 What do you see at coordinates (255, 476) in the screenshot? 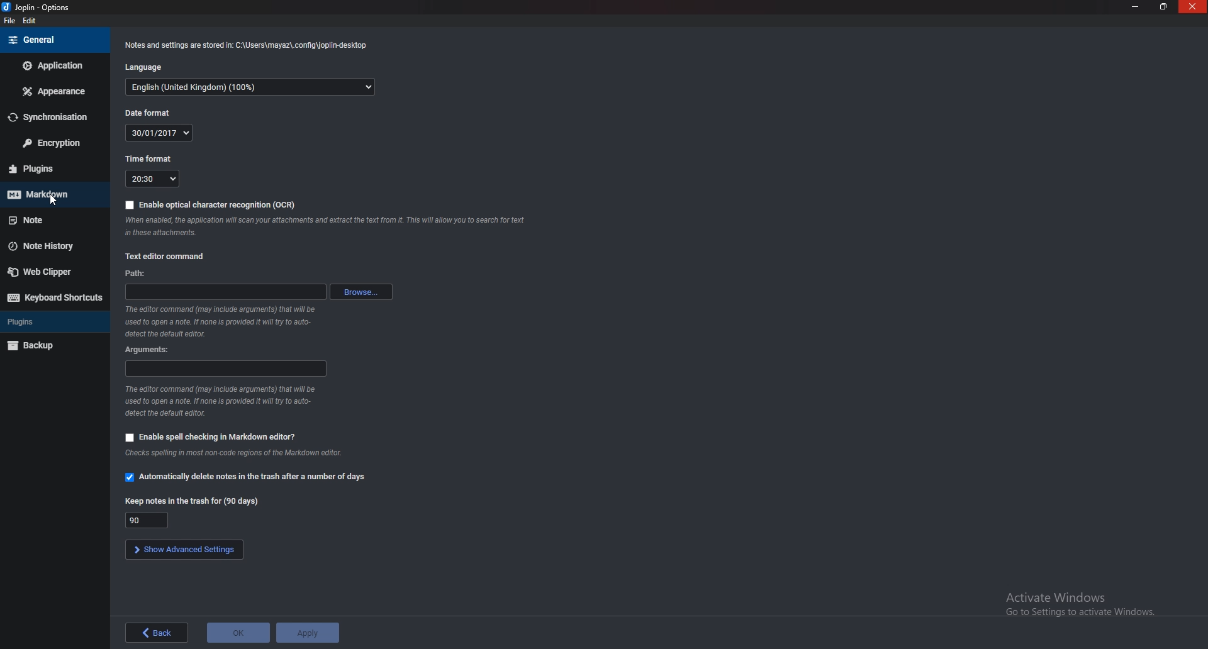
I see `Automatically delete notes` at bounding box center [255, 476].